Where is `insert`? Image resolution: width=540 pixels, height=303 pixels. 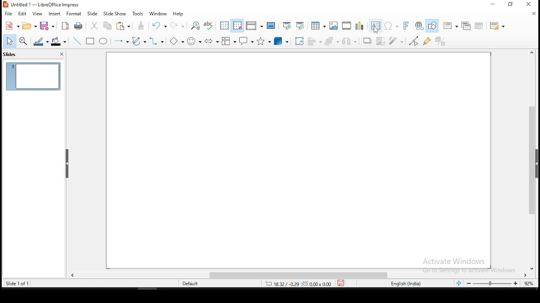
insert is located at coordinates (54, 14).